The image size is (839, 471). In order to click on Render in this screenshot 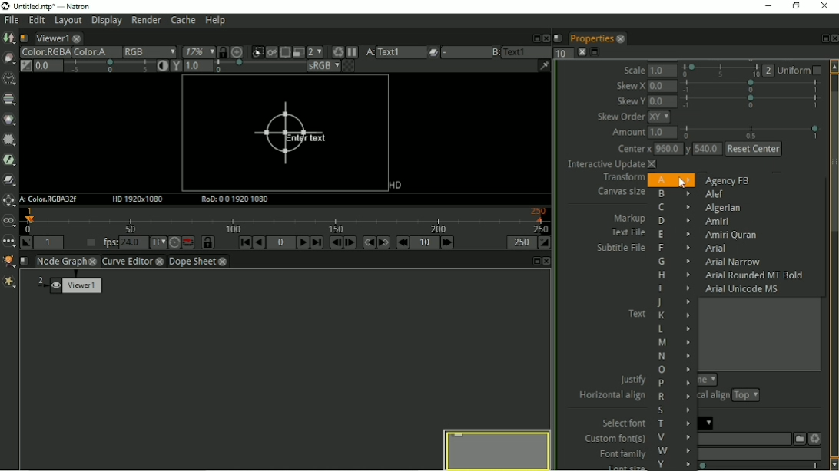, I will do `click(147, 21)`.